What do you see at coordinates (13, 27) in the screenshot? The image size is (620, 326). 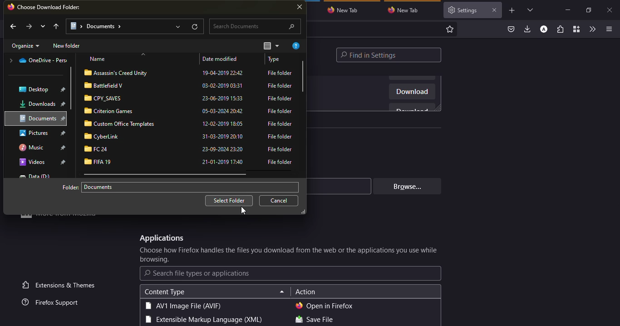 I see `back` at bounding box center [13, 27].